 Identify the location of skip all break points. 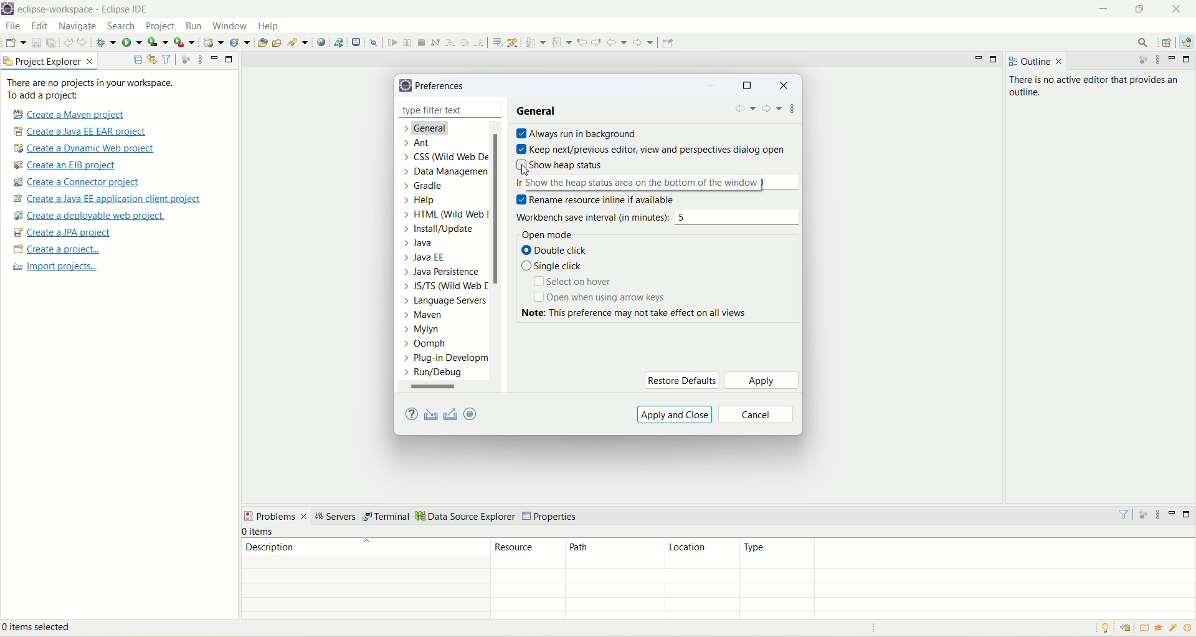
(374, 42).